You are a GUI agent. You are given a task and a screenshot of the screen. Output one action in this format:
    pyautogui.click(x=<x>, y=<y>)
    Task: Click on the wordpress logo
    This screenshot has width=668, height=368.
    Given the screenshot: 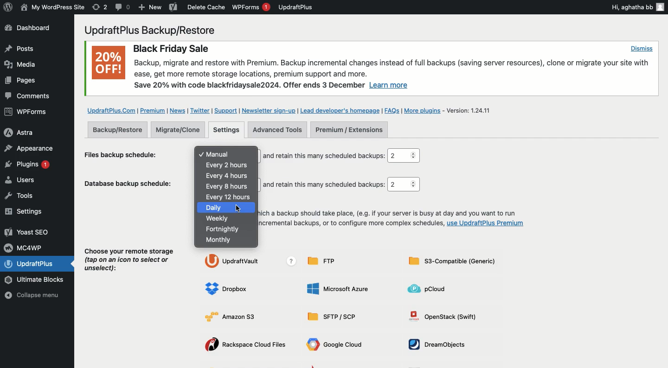 What is the action you would take?
    pyautogui.click(x=8, y=7)
    